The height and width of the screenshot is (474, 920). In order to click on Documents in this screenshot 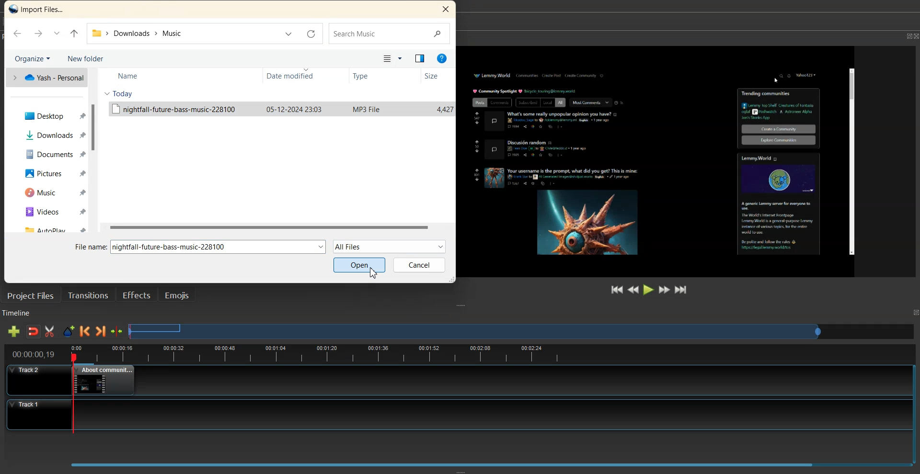, I will do `click(45, 154)`.